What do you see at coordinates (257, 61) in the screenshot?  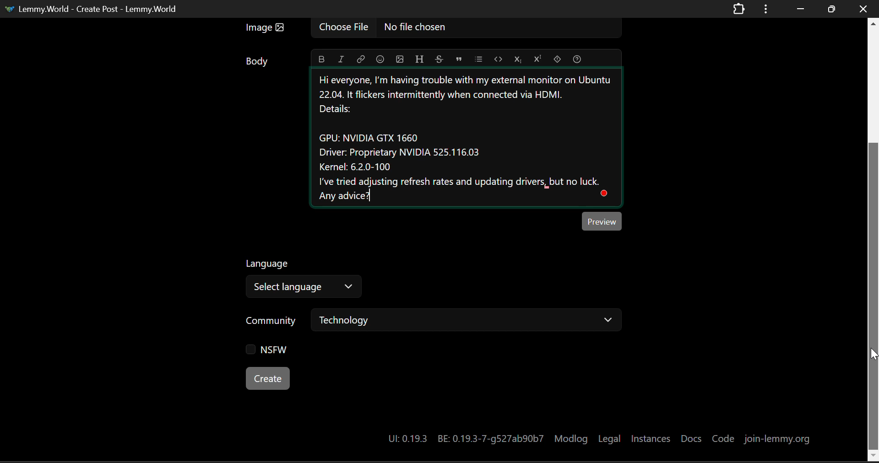 I see `Body` at bounding box center [257, 61].